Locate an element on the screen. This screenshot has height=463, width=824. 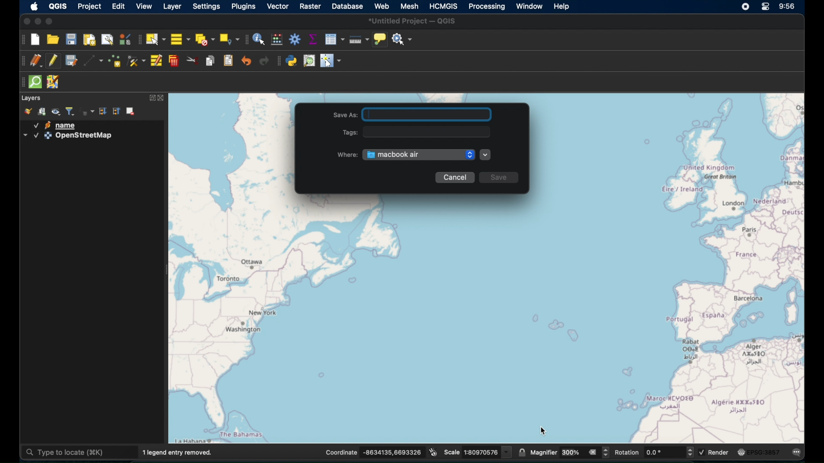
deselect features is located at coordinates (204, 39).